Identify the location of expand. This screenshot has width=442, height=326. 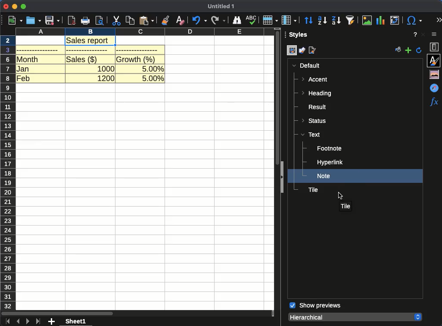
(439, 20).